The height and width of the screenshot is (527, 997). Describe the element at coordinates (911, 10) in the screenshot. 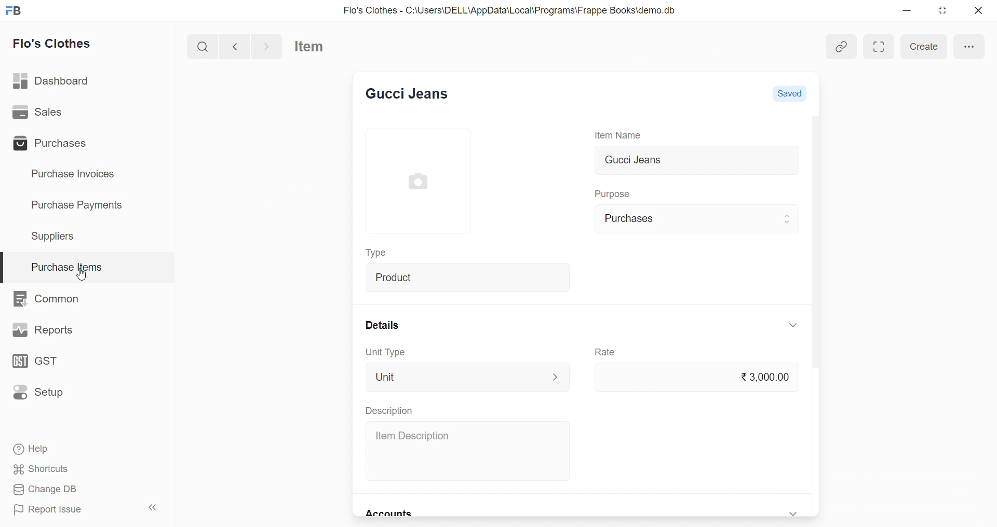

I see `minimize` at that location.